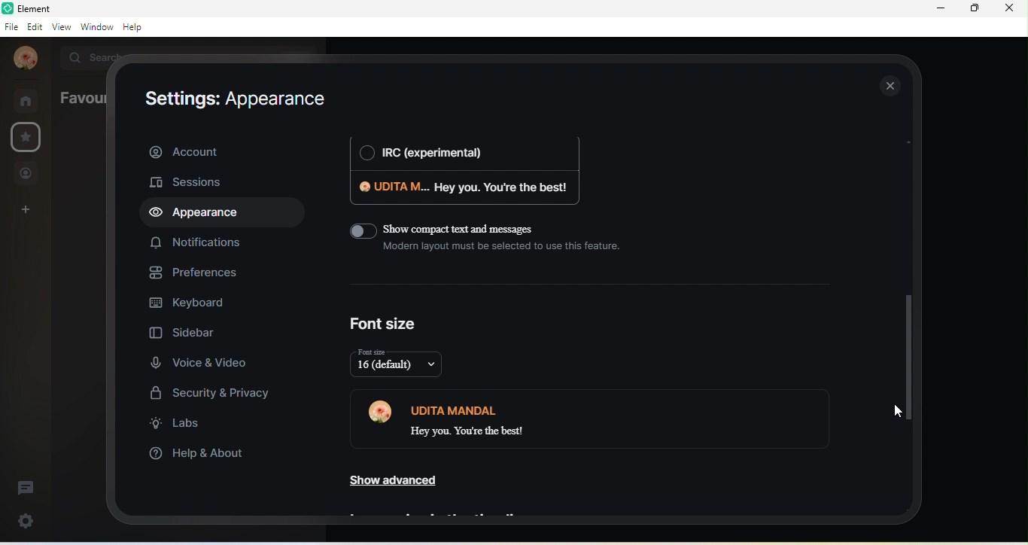  What do you see at coordinates (908, 358) in the screenshot?
I see `drop down scroll bar` at bounding box center [908, 358].